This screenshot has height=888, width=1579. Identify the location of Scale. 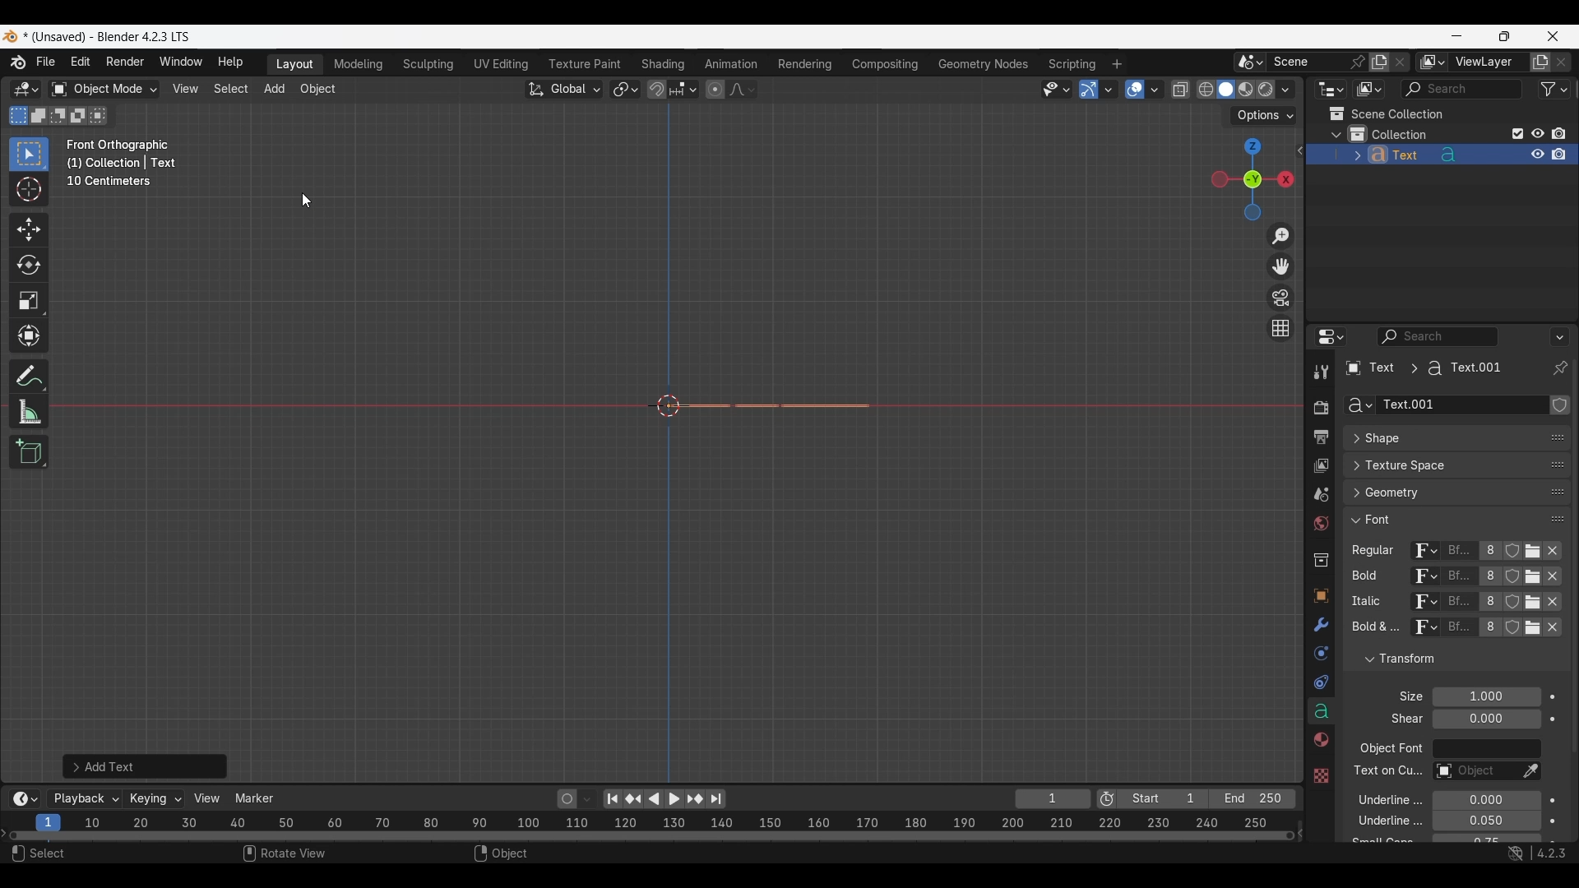
(30, 301).